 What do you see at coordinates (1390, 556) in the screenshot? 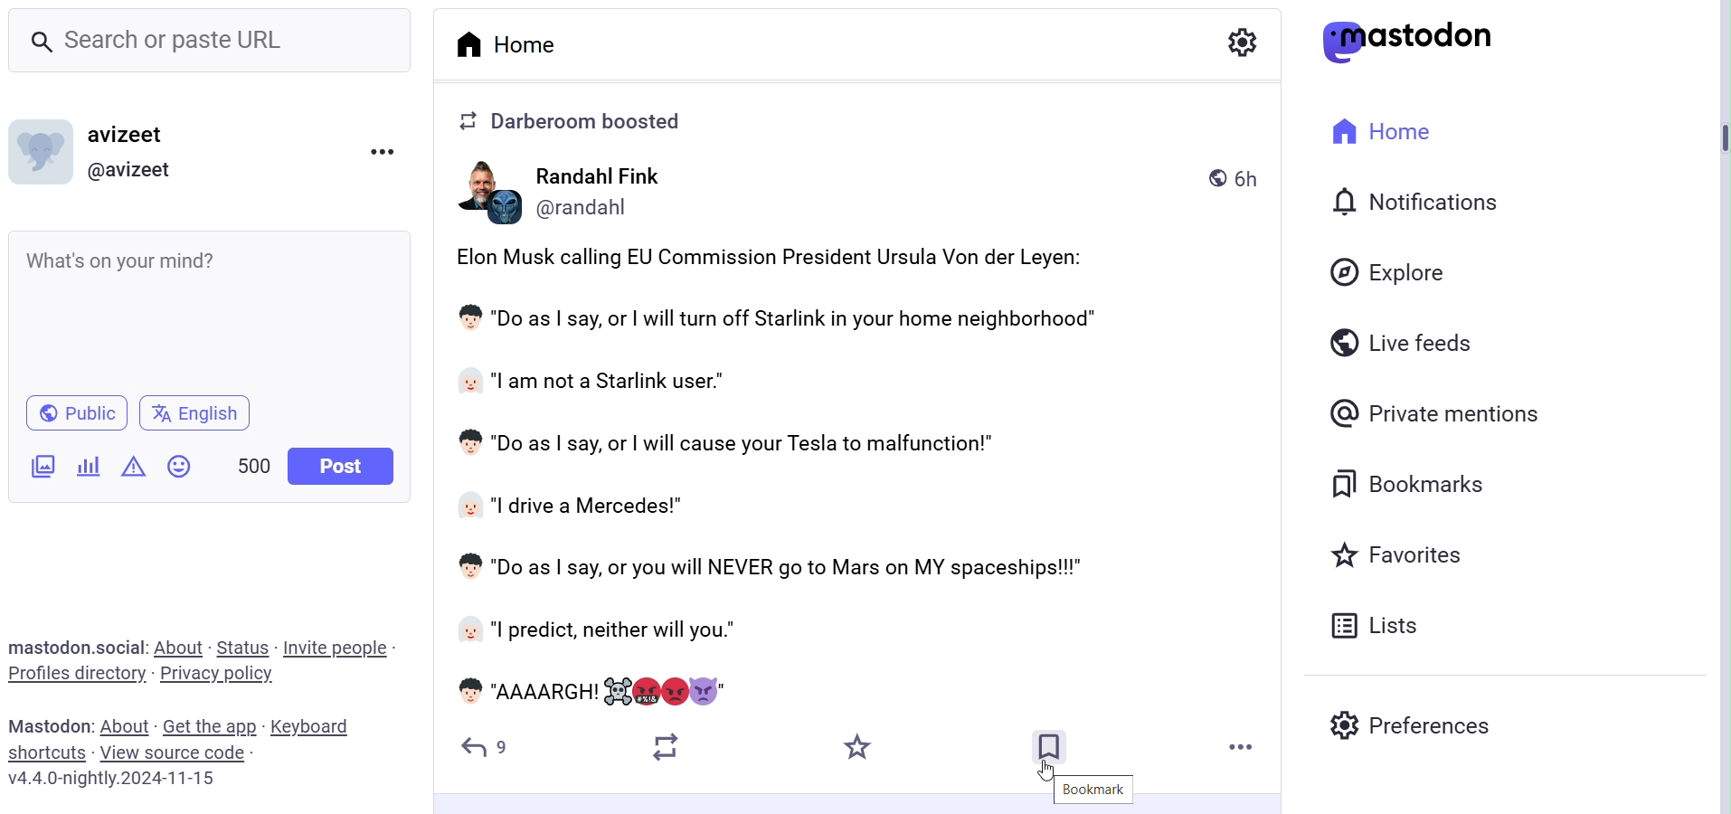
I see `Favorites` at bounding box center [1390, 556].